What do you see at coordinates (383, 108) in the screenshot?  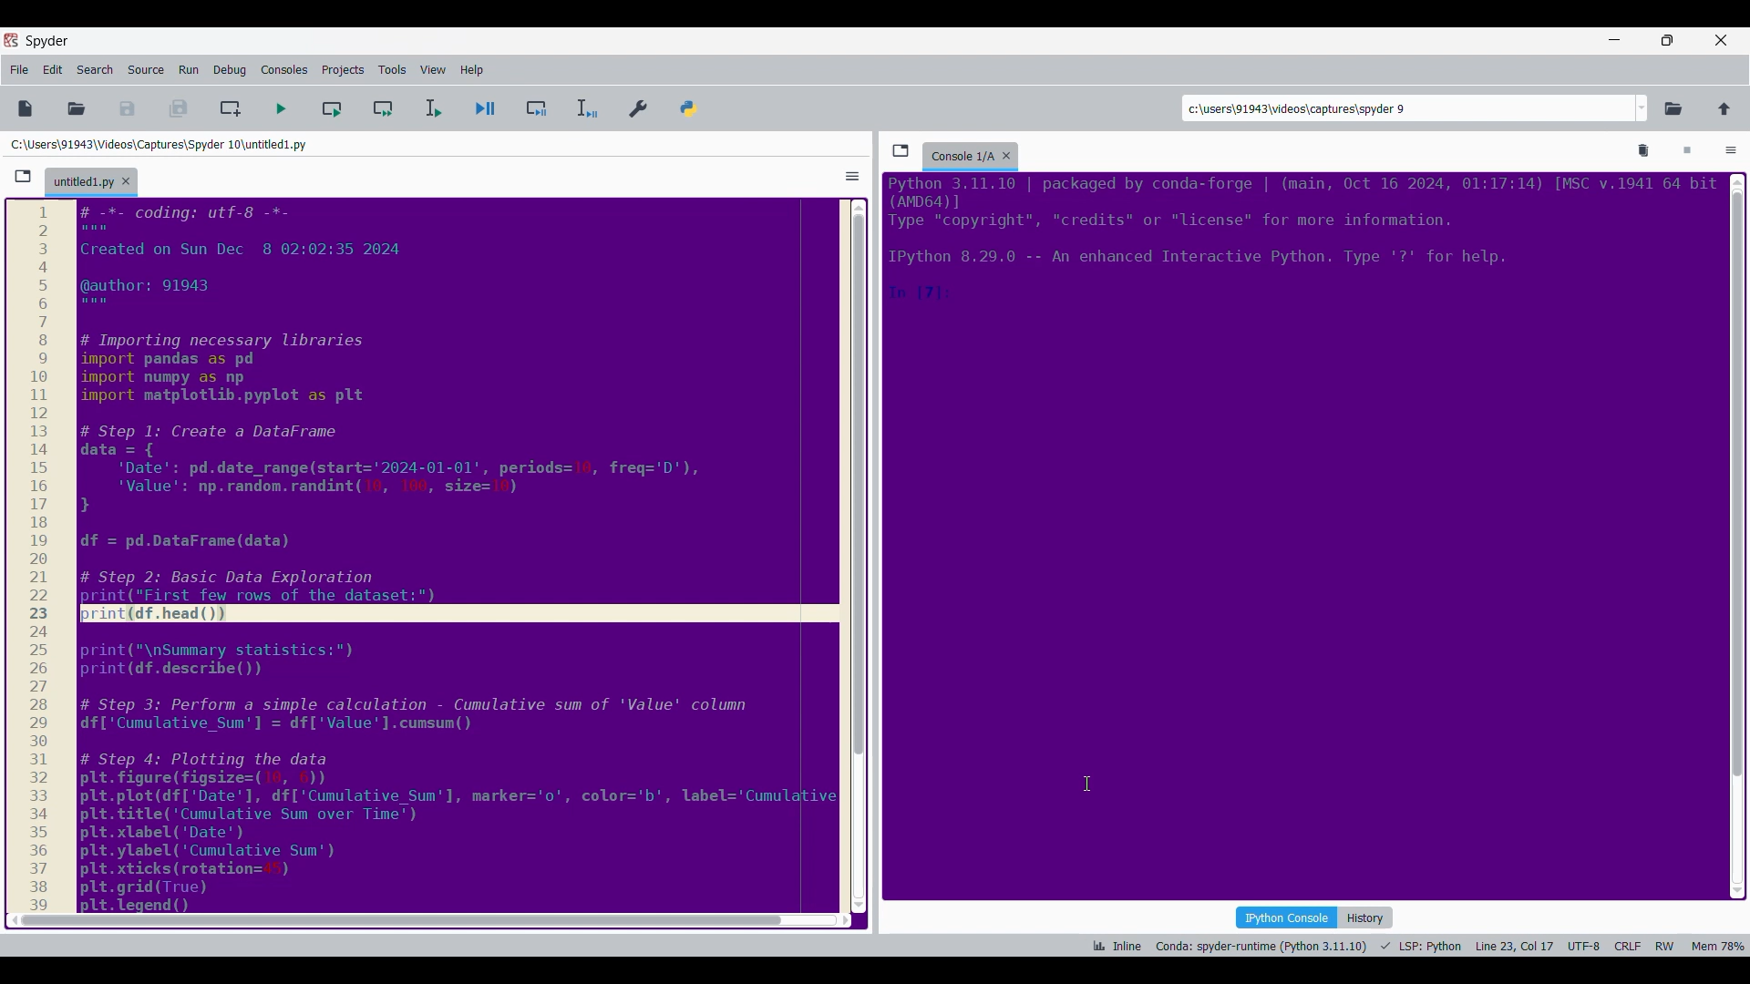 I see `Run current cell and go to next one` at bounding box center [383, 108].